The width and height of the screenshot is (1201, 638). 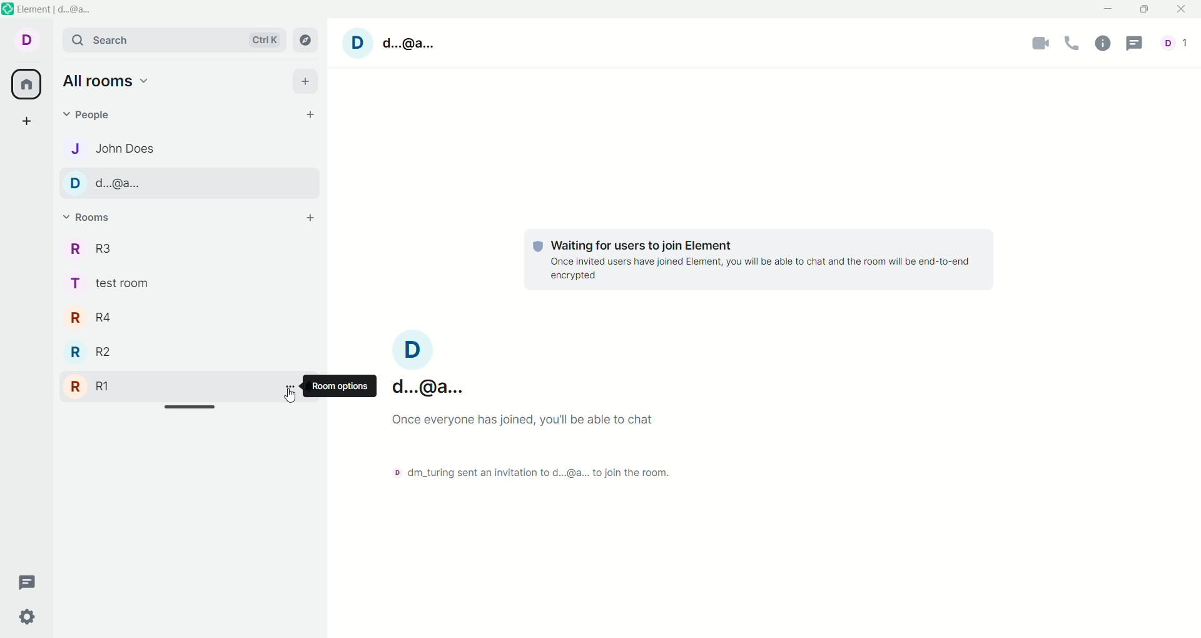 What do you see at coordinates (104, 388) in the screenshot?
I see `r r1` at bounding box center [104, 388].